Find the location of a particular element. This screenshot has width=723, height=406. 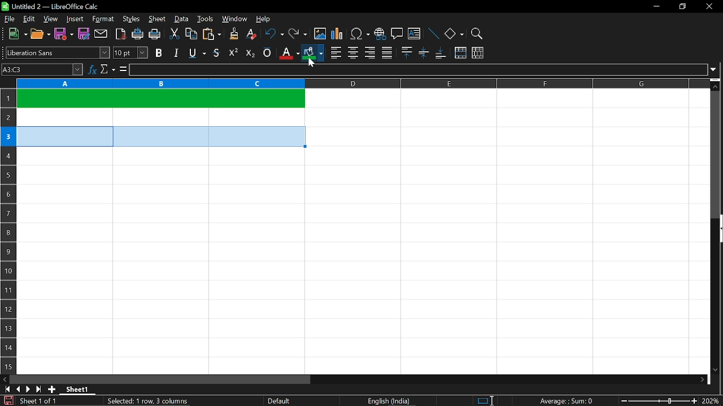

current zoom is located at coordinates (712, 401).